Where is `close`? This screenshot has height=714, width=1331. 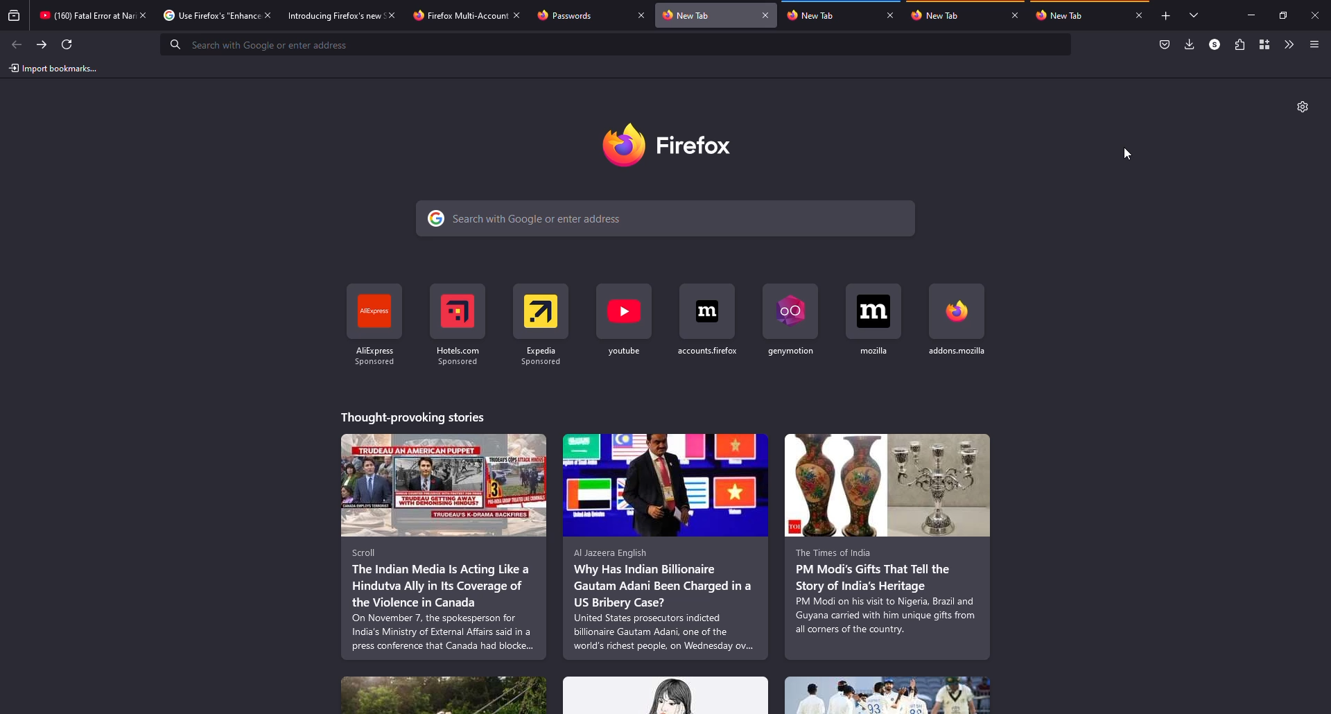 close is located at coordinates (392, 13).